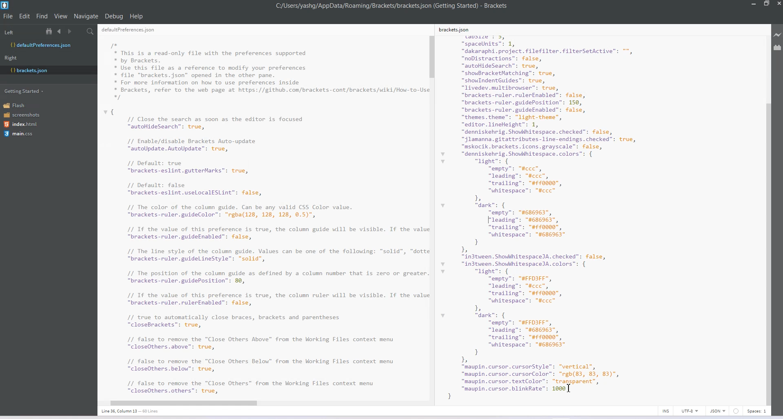  What do you see at coordinates (61, 16) in the screenshot?
I see `View` at bounding box center [61, 16].